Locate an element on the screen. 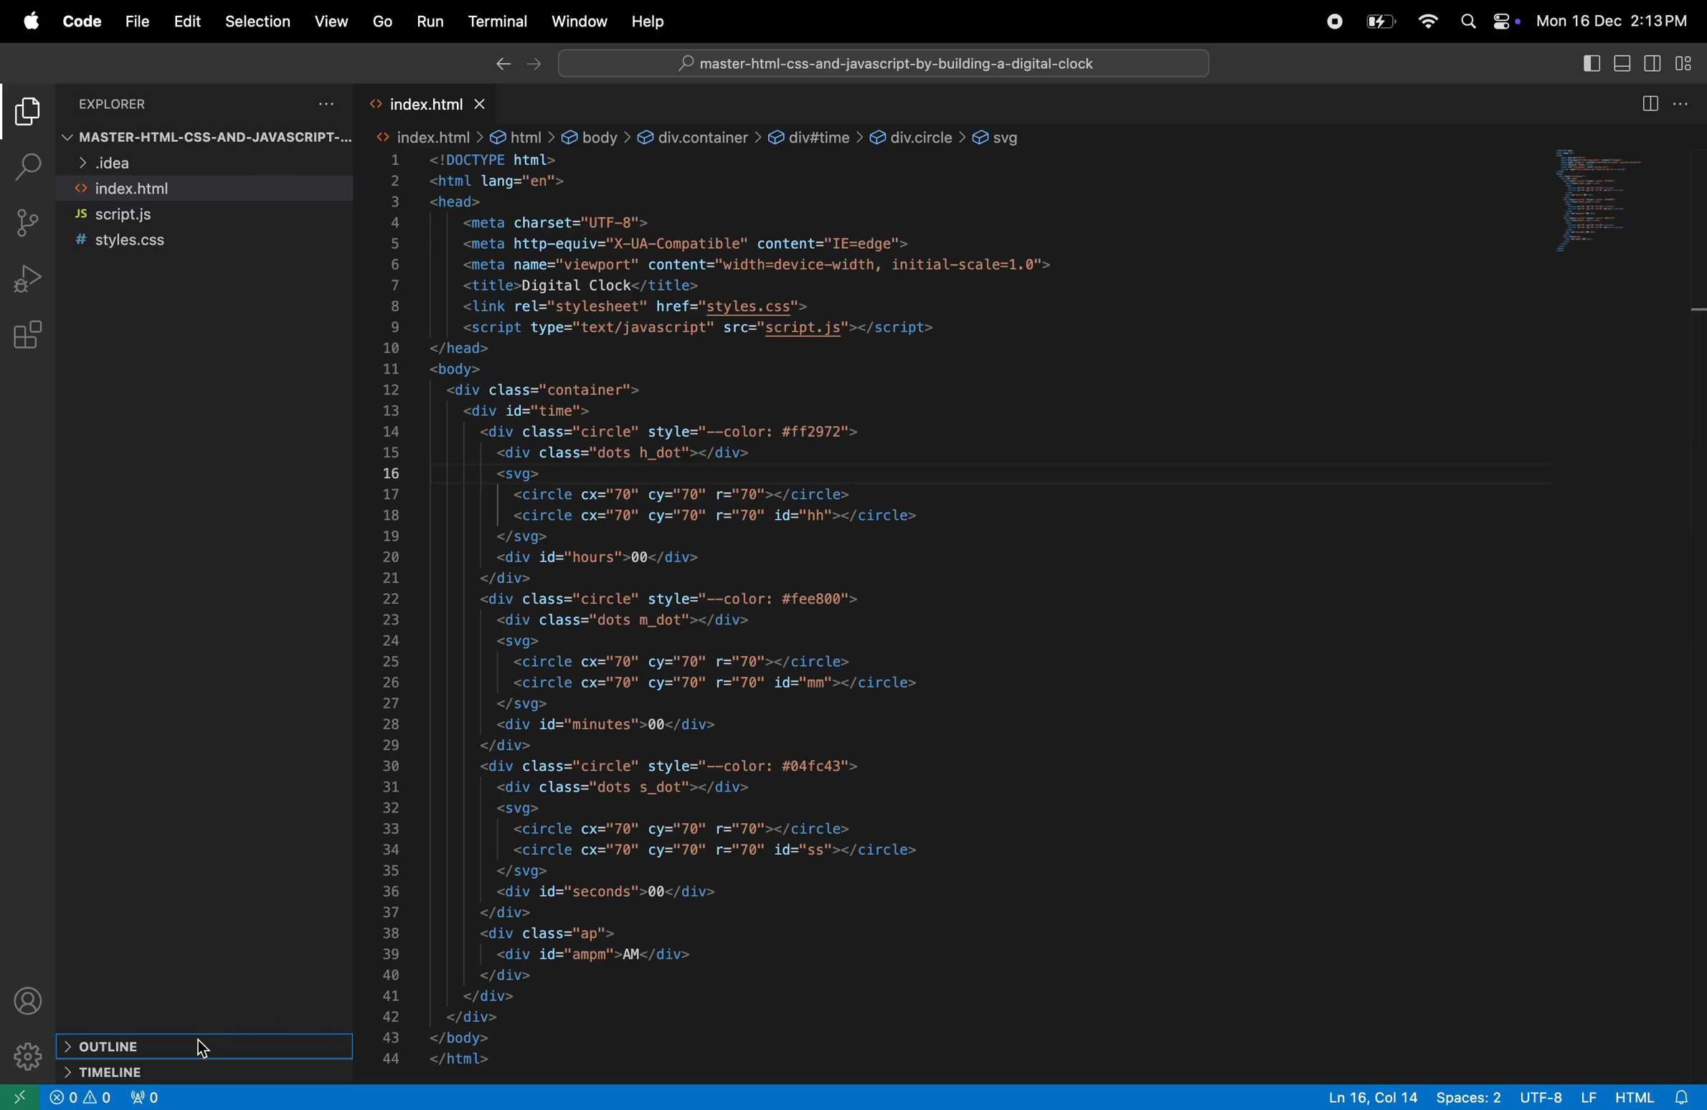 Image resolution: width=1707 pixels, height=1110 pixels. line numbers is located at coordinates (394, 612).